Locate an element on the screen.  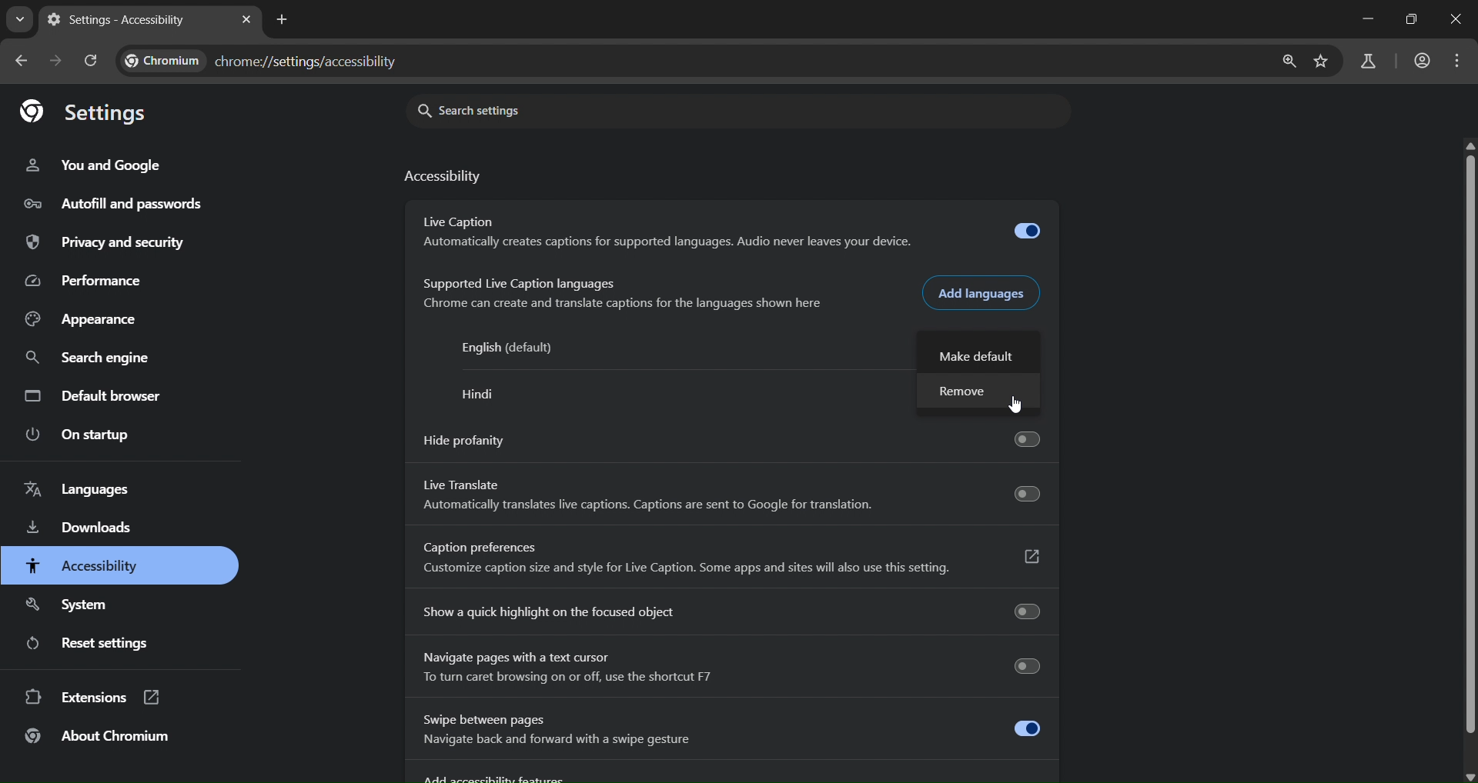
add languages is located at coordinates (985, 292).